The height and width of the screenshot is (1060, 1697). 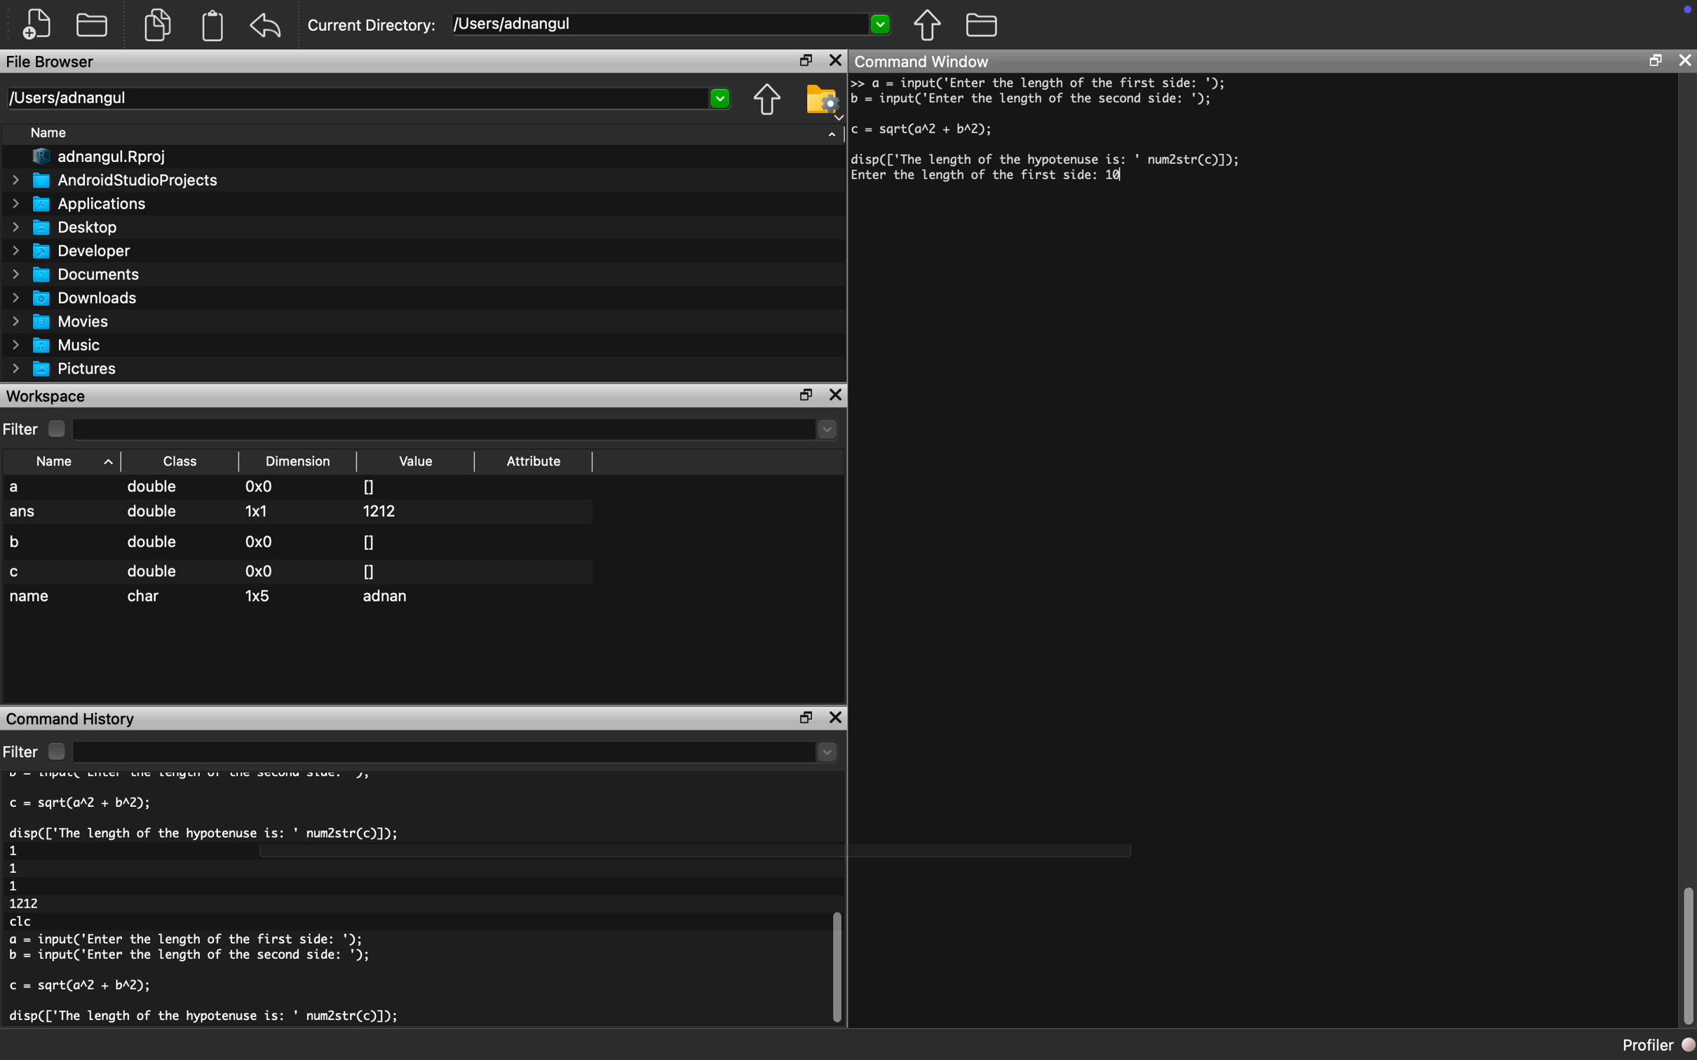 I want to click on Value, so click(x=419, y=461).